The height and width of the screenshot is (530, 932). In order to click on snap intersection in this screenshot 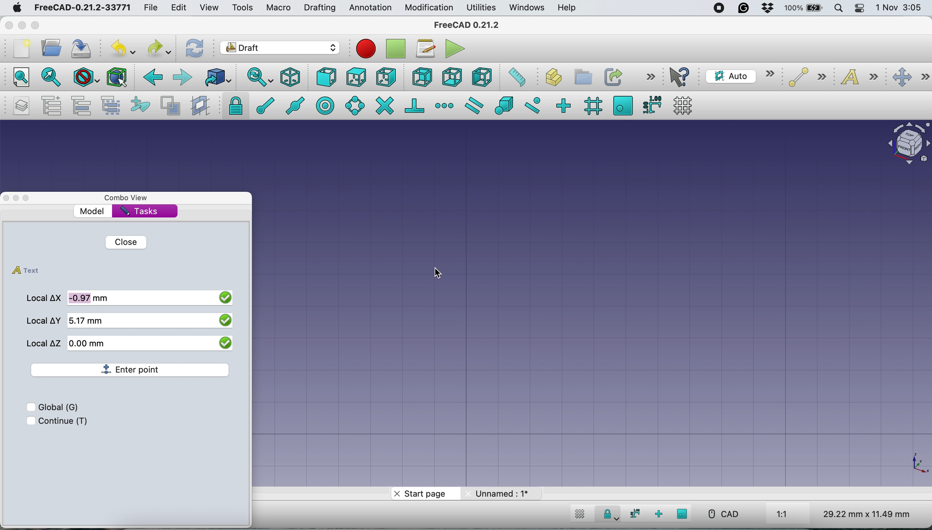, I will do `click(384, 106)`.